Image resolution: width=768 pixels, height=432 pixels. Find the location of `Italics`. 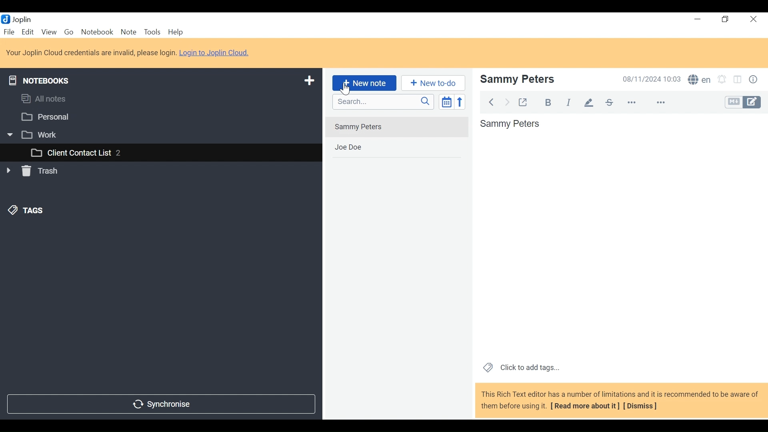

Italics is located at coordinates (568, 102).